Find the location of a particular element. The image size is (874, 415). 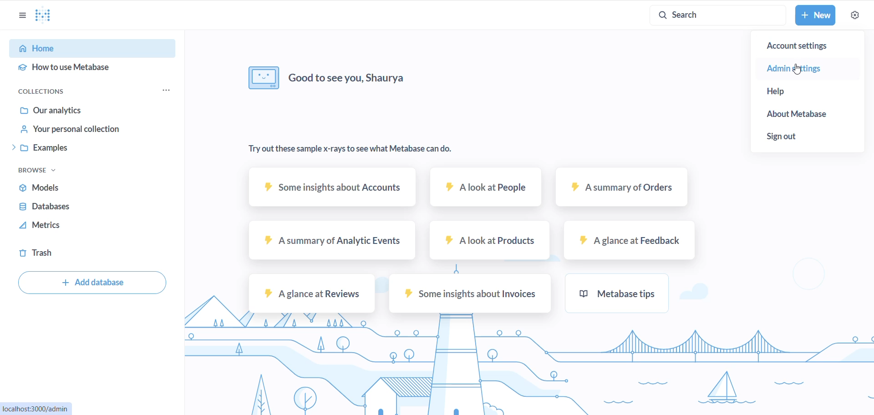

admin settings is located at coordinates (797, 68).